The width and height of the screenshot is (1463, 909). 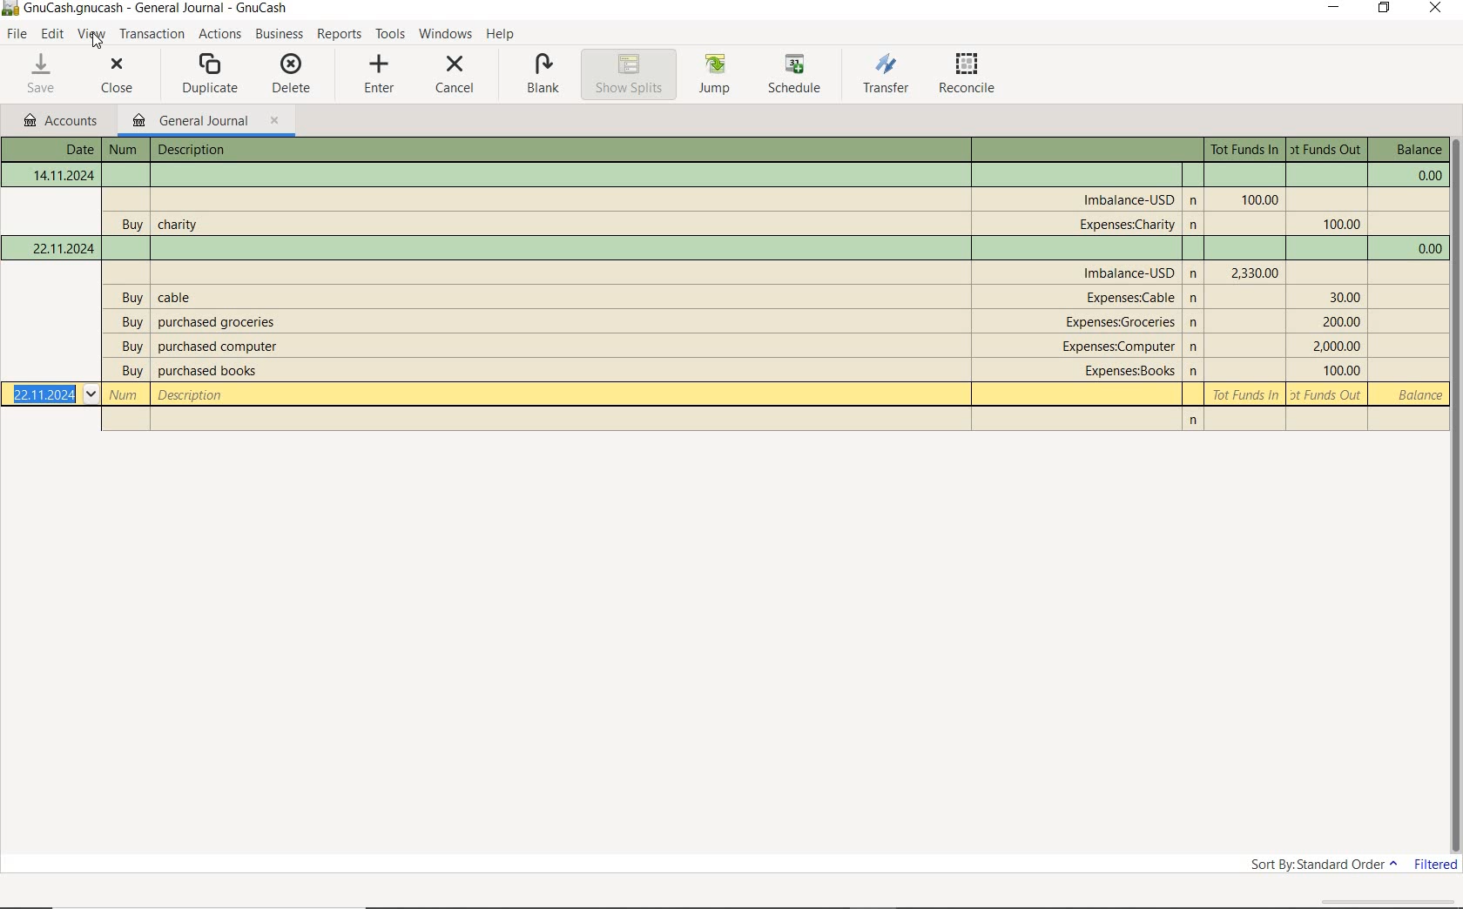 I want to click on , so click(x=1196, y=275).